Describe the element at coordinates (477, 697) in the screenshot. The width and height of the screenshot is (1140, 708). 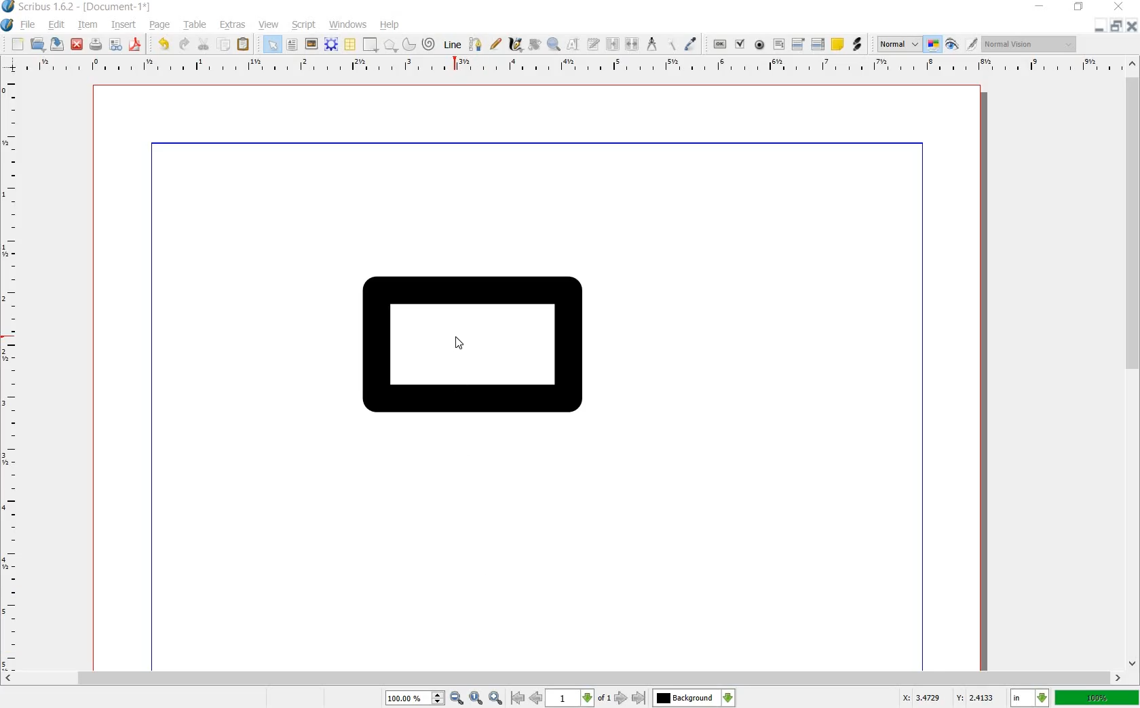
I see `Zoom to` at that location.